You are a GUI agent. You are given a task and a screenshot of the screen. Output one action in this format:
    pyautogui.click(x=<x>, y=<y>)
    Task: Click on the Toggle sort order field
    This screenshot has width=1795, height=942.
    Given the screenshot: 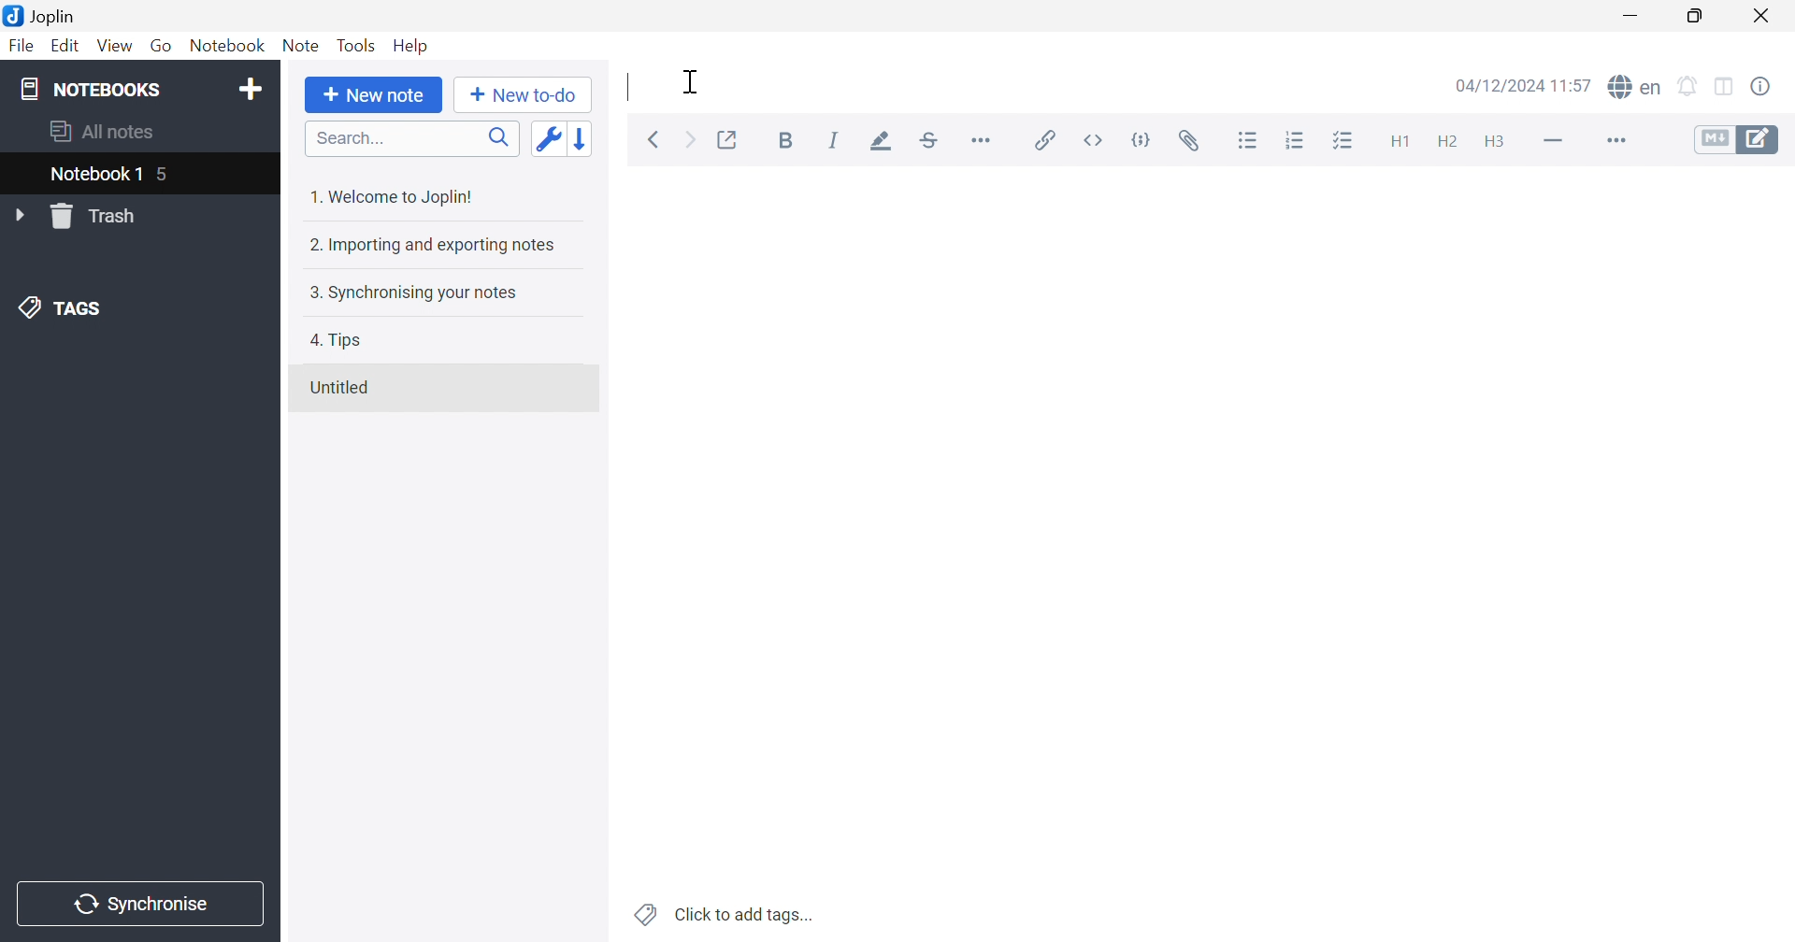 What is the action you would take?
    pyautogui.click(x=548, y=138)
    